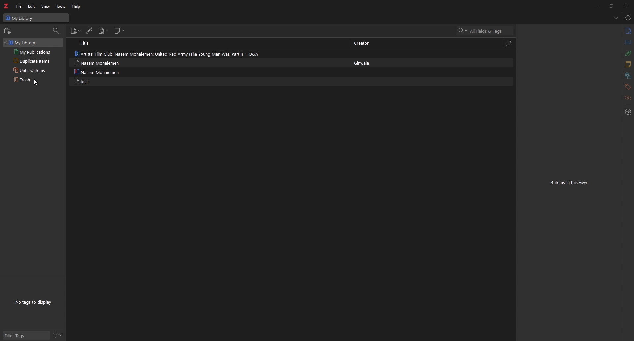 This screenshot has width=634, height=341. I want to click on filter, so click(59, 335).